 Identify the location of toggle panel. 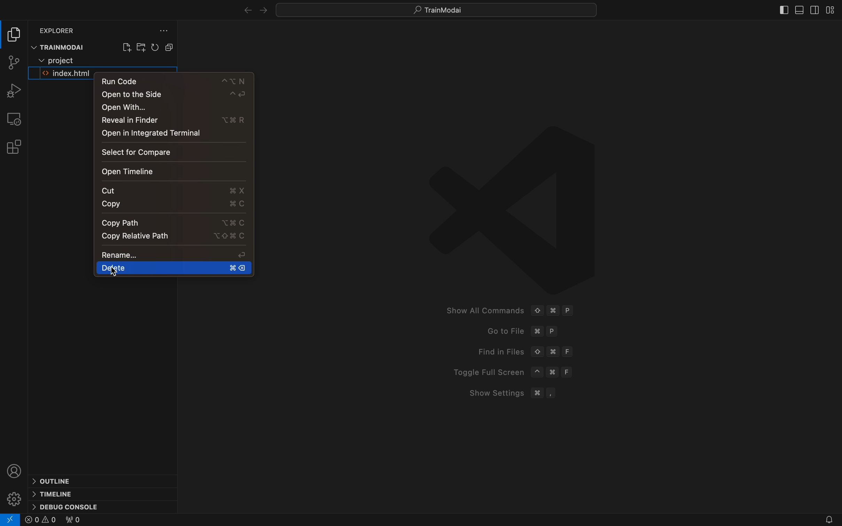
(799, 10).